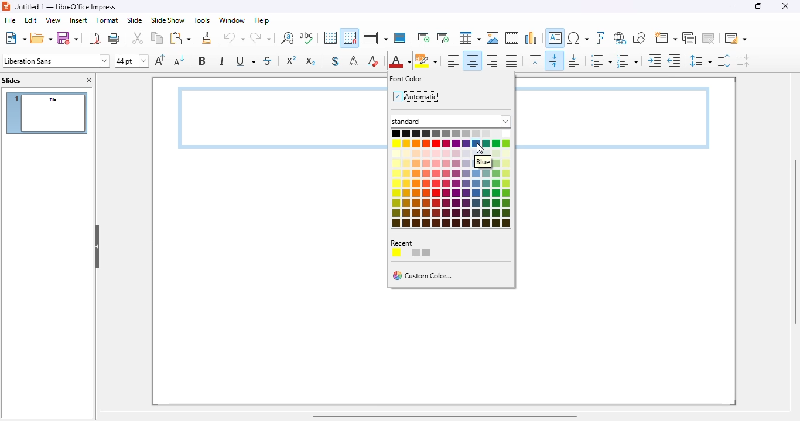  I want to click on maximize, so click(759, 6).